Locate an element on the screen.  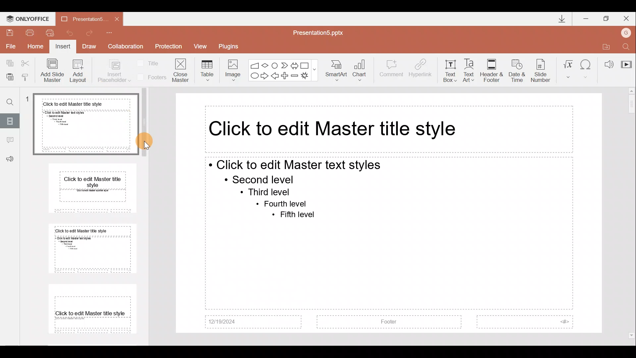
Minus is located at coordinates (295, 76).